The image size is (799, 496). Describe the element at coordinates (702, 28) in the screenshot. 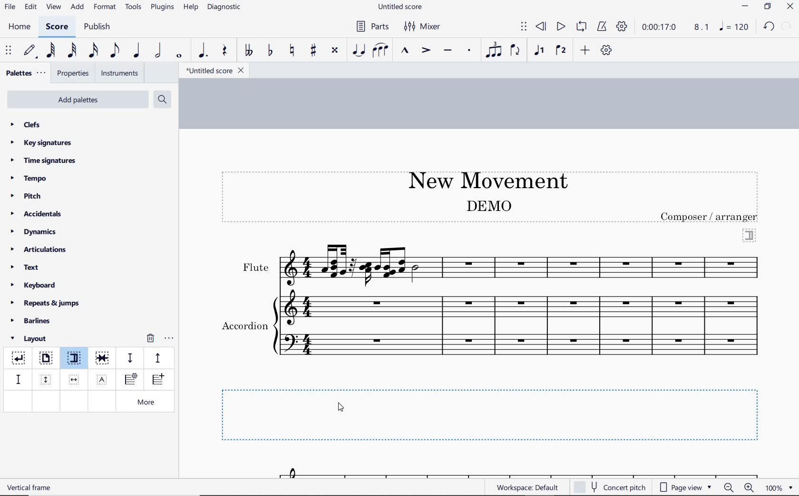

I see `Playback speed` at that location.